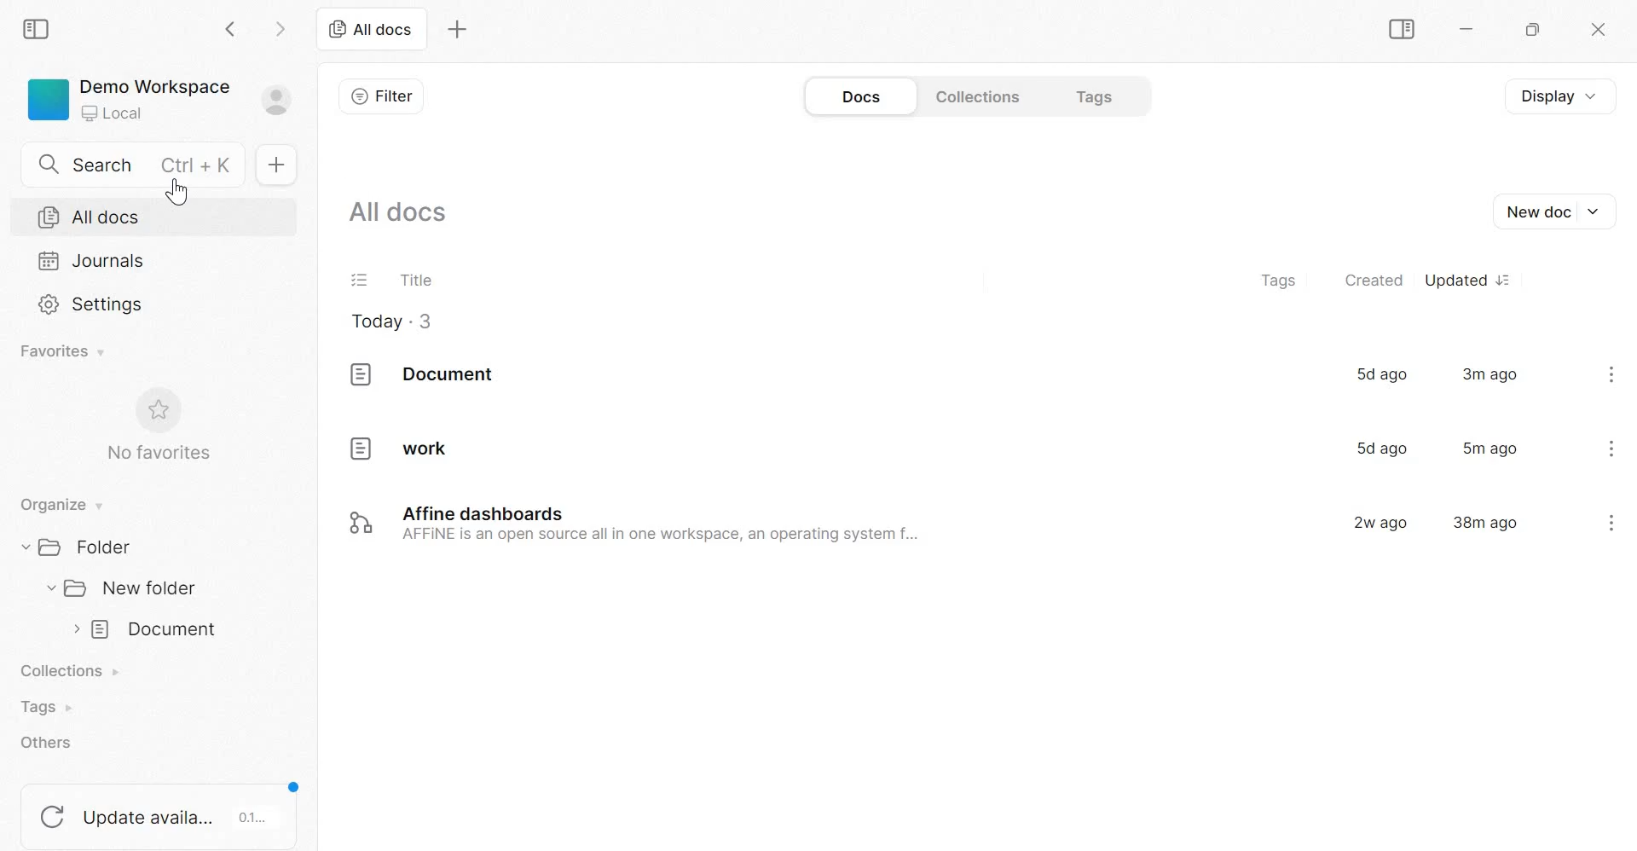  Describe the element at coordinates (1568, 95) in the screenshot. I see `Display` at that location.